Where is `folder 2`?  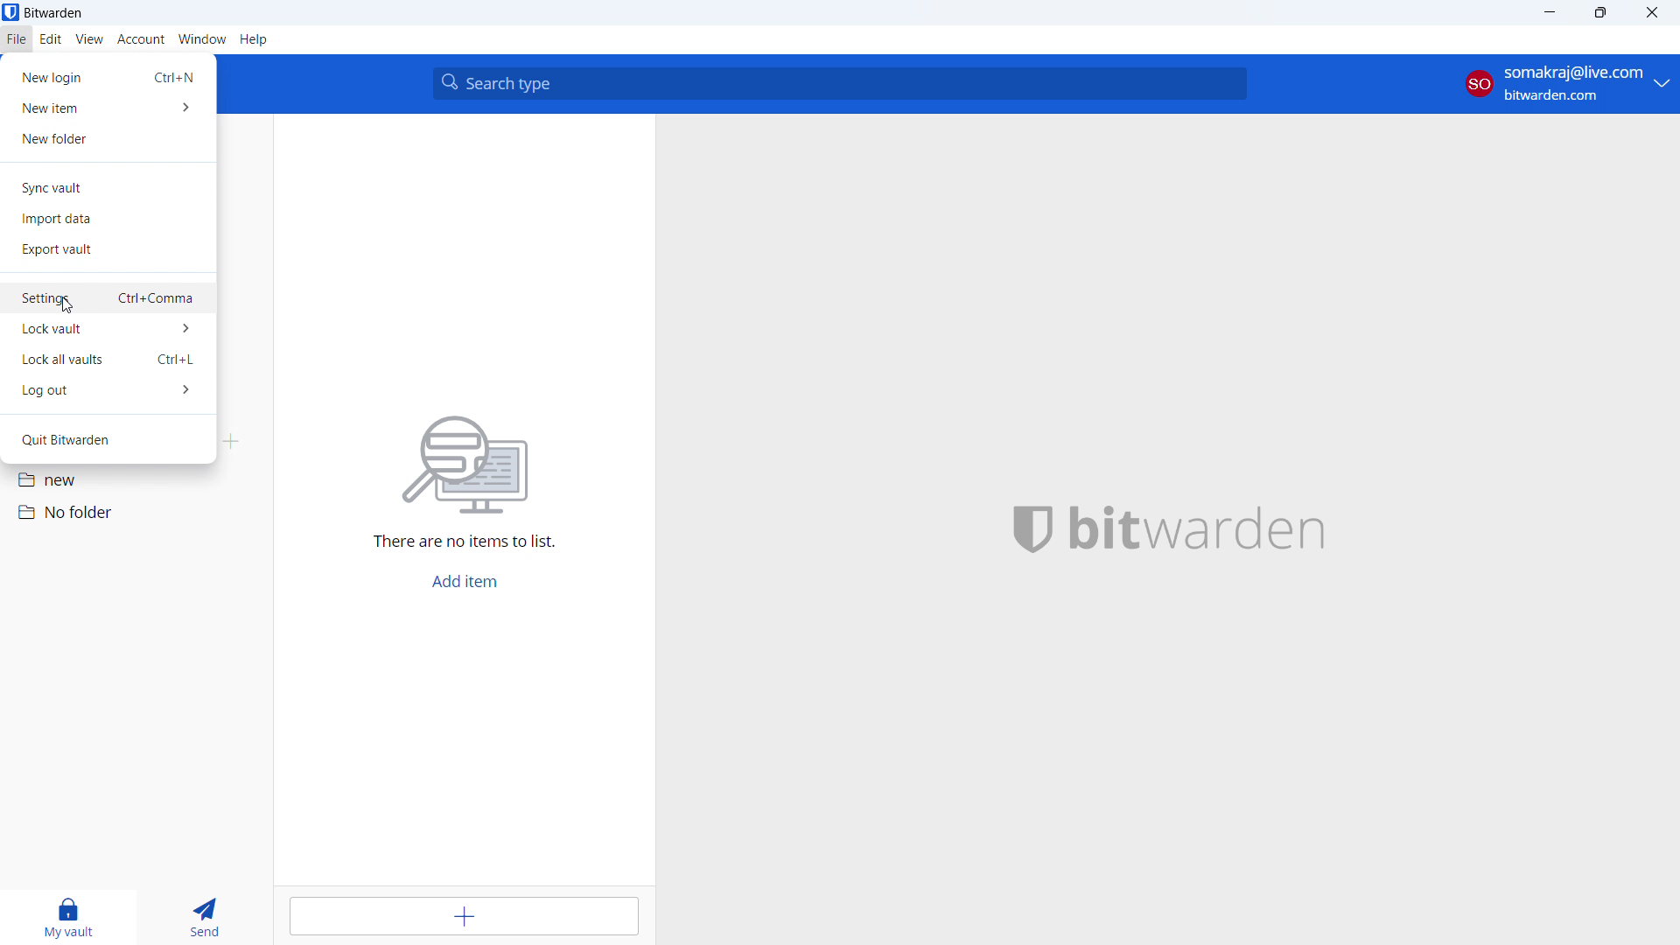
folder 2 is located at coordinates (135, 512).